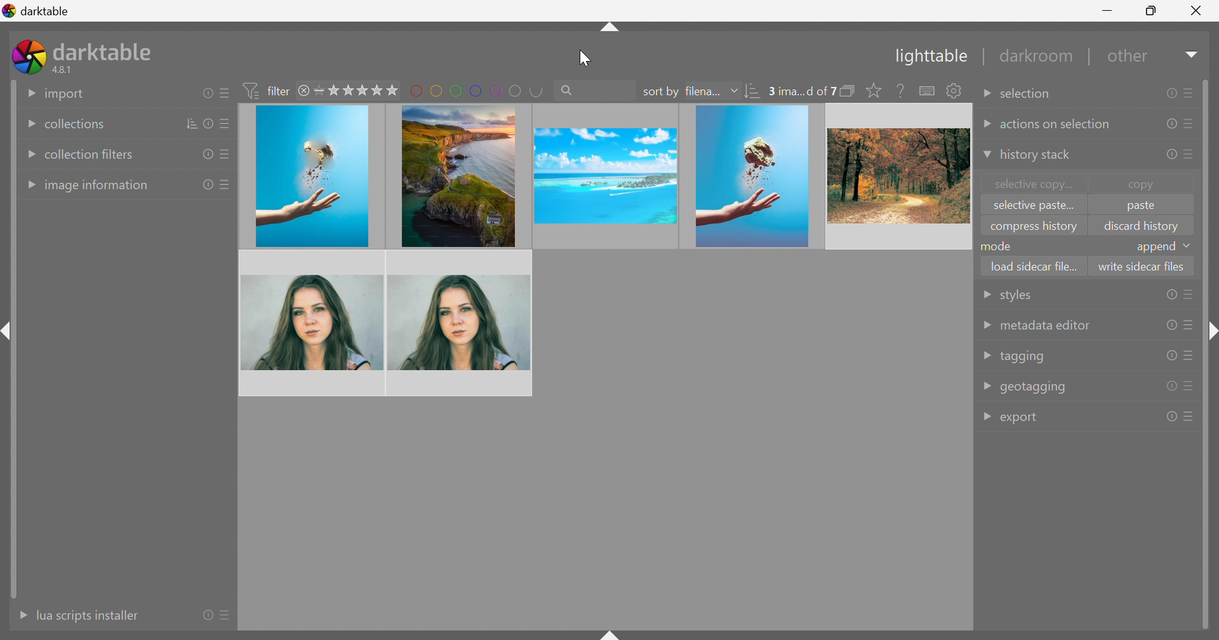 This screenshot has height=640, width=1219. Describe the element at coordinates (269, 90) in the screenshot. I see `filter` at that location.